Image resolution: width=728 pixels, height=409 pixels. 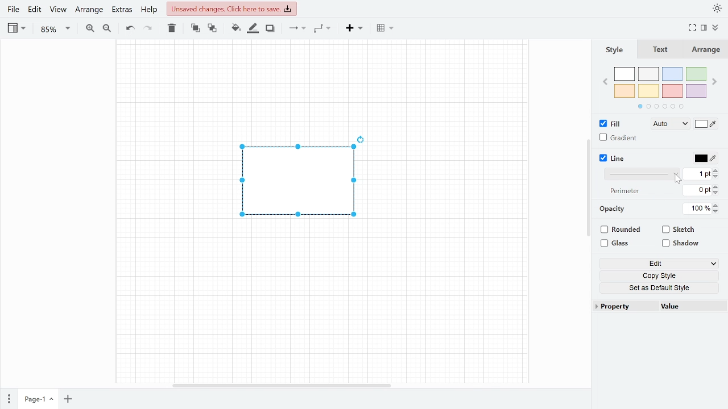 What do you see at coordinates (8, 399) in the screenshot?
I see `Pages` at bounding box center [8, 399].